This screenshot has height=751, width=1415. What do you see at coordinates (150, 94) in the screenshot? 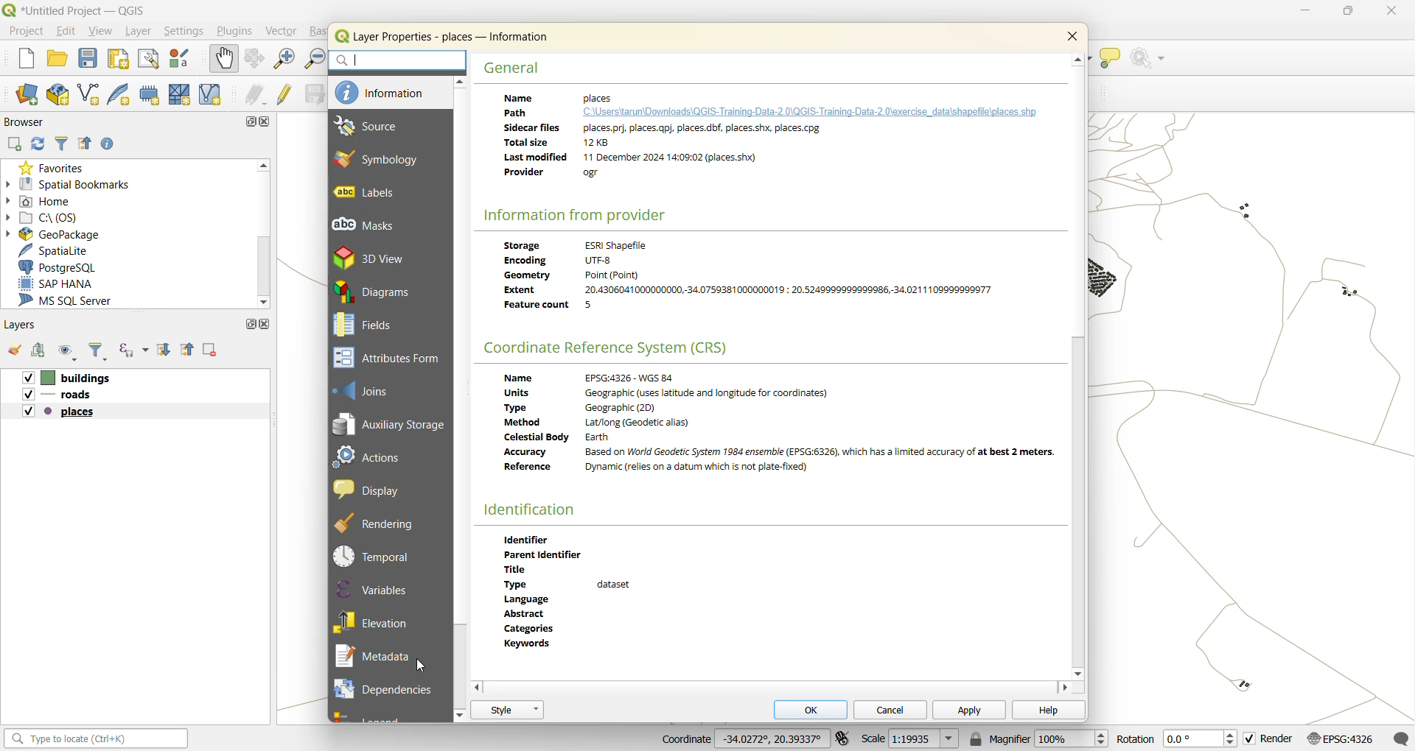
I see `temporary scratch layer` at bounding box center [150, 94].